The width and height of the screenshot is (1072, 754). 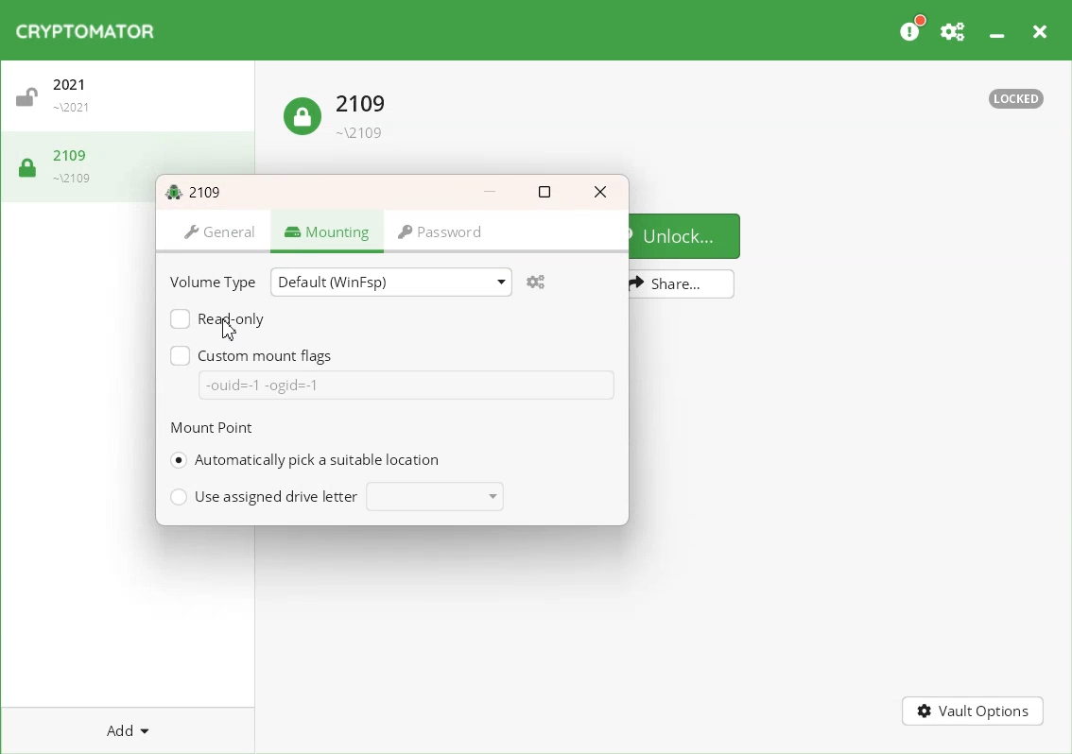 I want to click on Lock Vault, so click(x=339, y=111).